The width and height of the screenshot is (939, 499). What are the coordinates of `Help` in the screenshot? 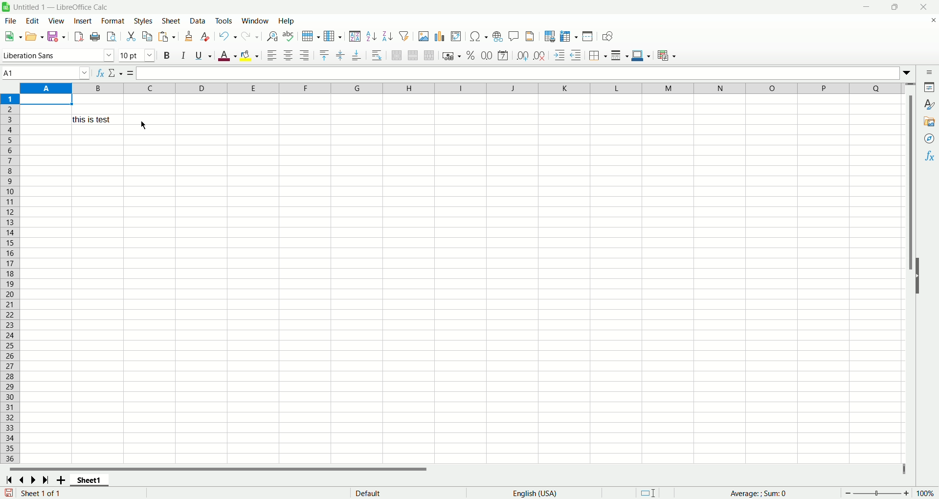 It's located at (287, 22).